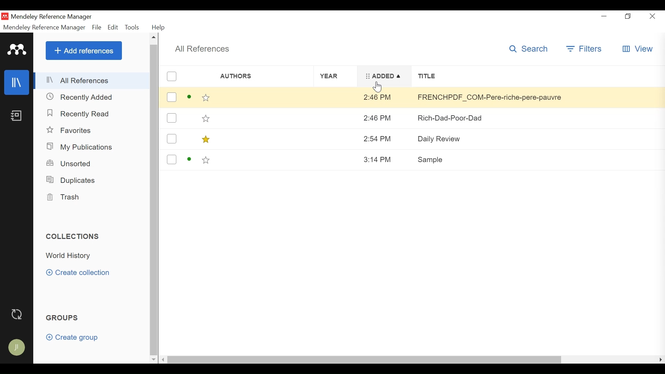 This screenshot has height=374, width=665. I want to click on active, so click(189, 160).